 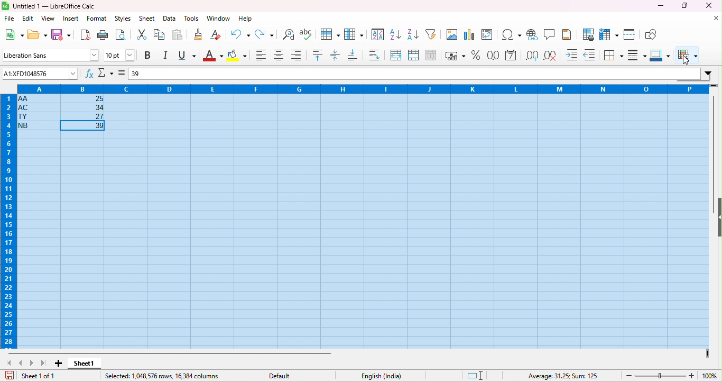 What do you see at coordinates (353, 55) in the screenshot?
I see `align bottom` at bounding box center [353, 55].